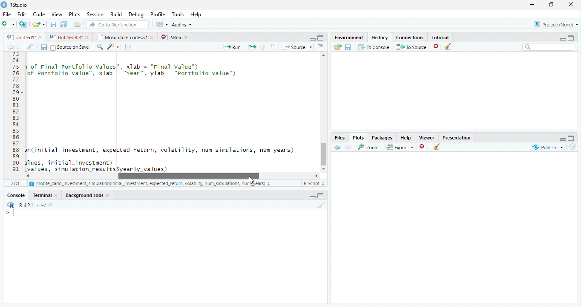 This screenshot has height=307, width=581. Describe the element at coordinates (23, 24) in the screenshot. I see `Create project` at that location.